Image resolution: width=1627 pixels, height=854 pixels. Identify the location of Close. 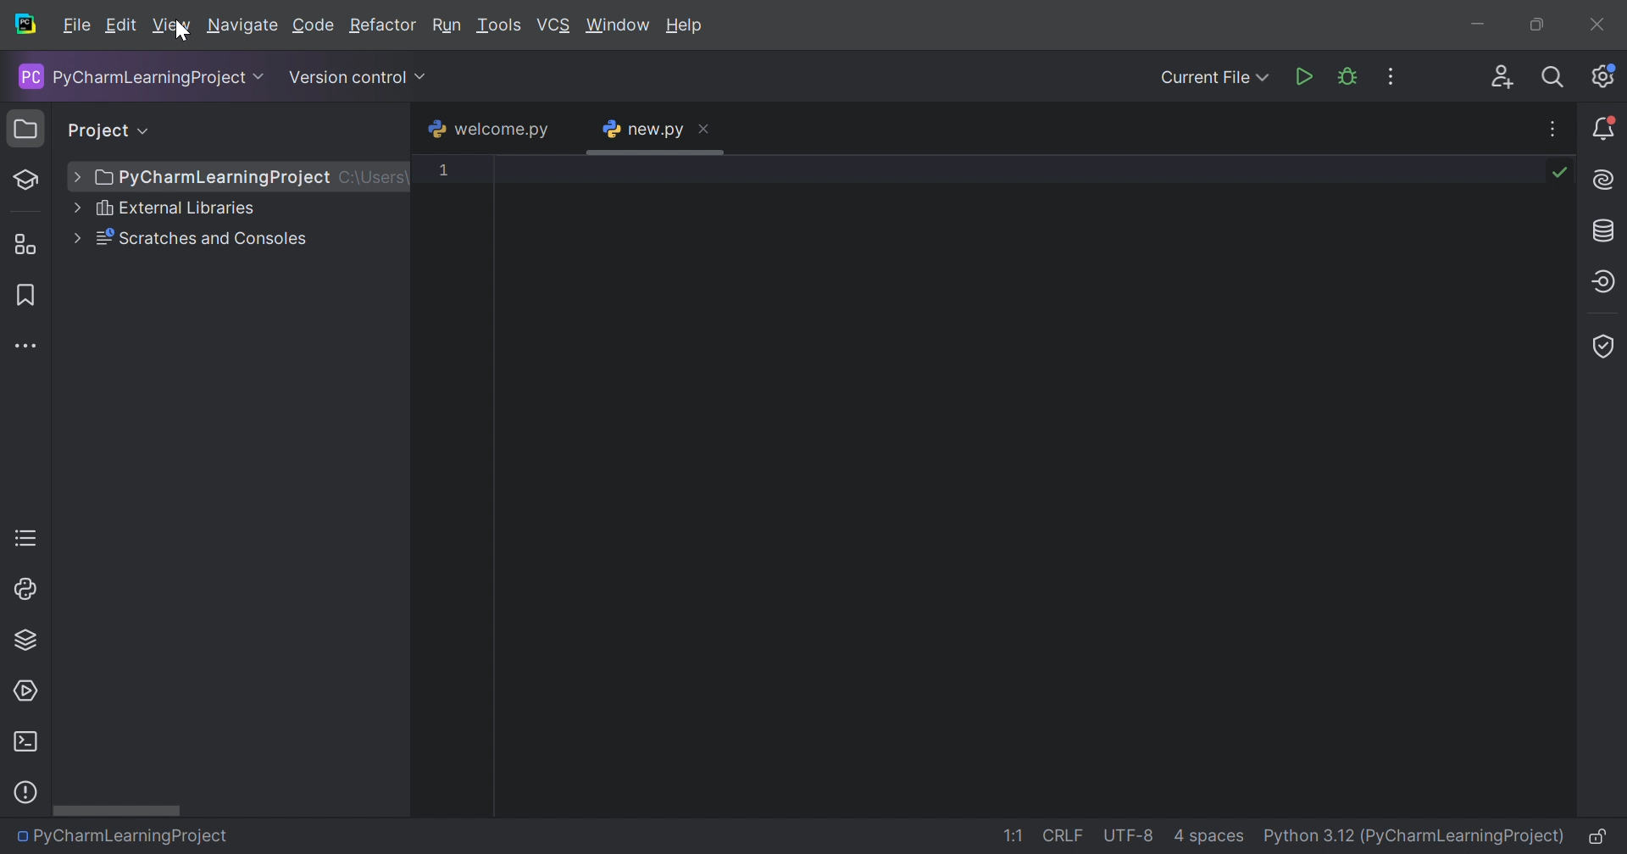
(710, 125).